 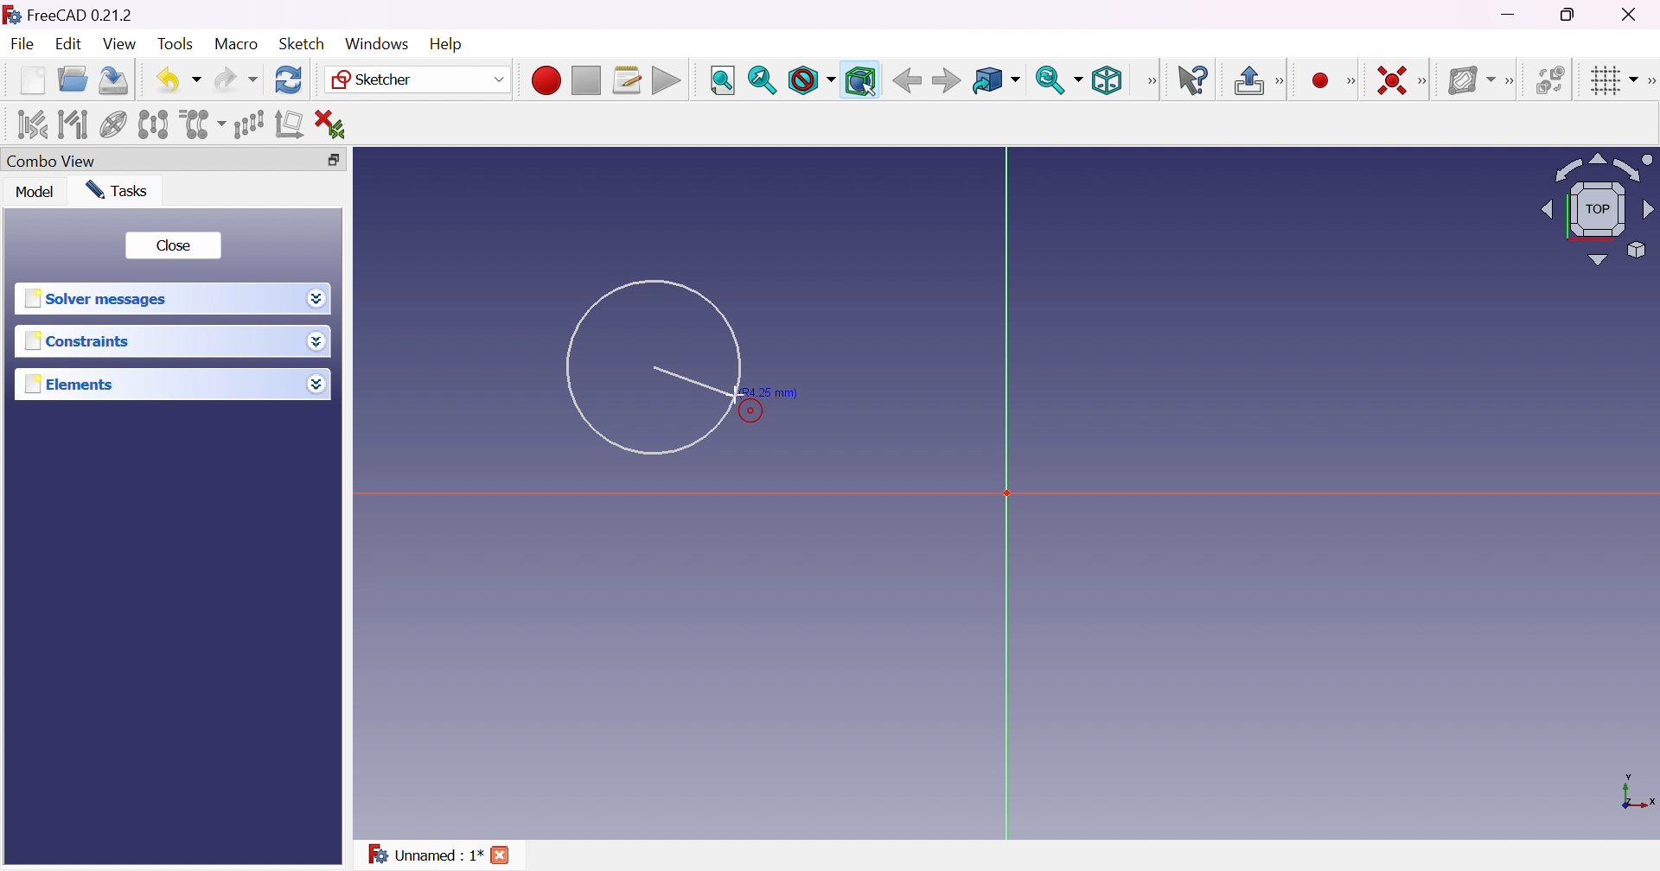 I want to click on Drop down, so click(x=316, y=301).